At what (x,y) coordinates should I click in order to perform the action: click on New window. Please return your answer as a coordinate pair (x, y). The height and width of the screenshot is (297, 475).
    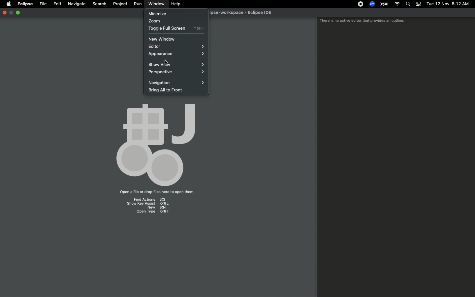
    Looking at the image, I should click on (165, 39).